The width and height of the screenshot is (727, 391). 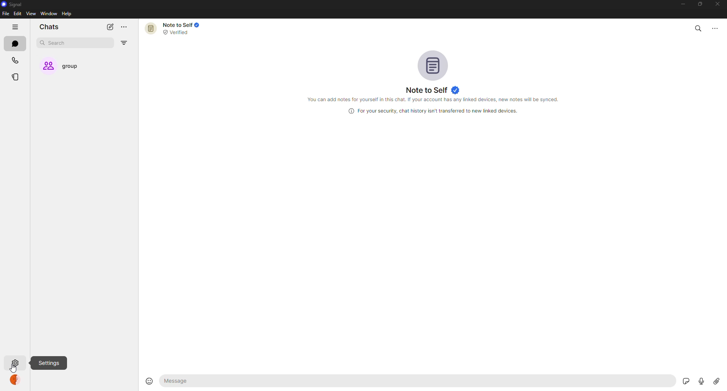 What do you see at coordinates (13, 369) in the screenshot?
I see `cursor` at bounding box center [13, 369].